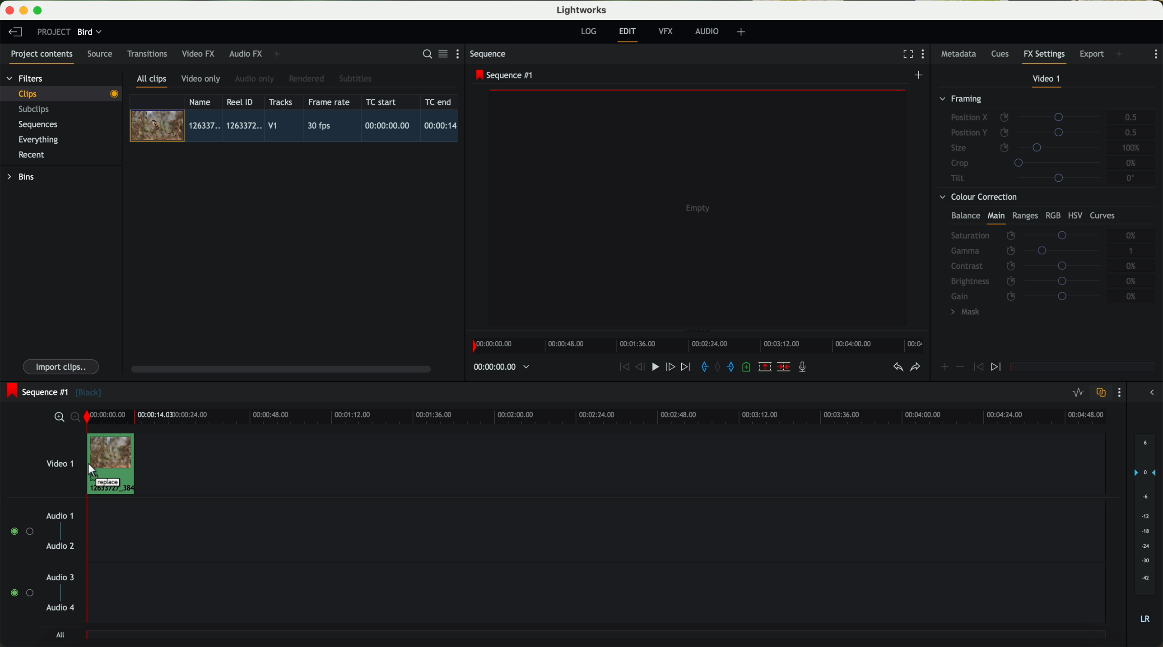  Describe the element at coordinates (1118, 392) in the screenshot. I see `show settings menu` at that location.